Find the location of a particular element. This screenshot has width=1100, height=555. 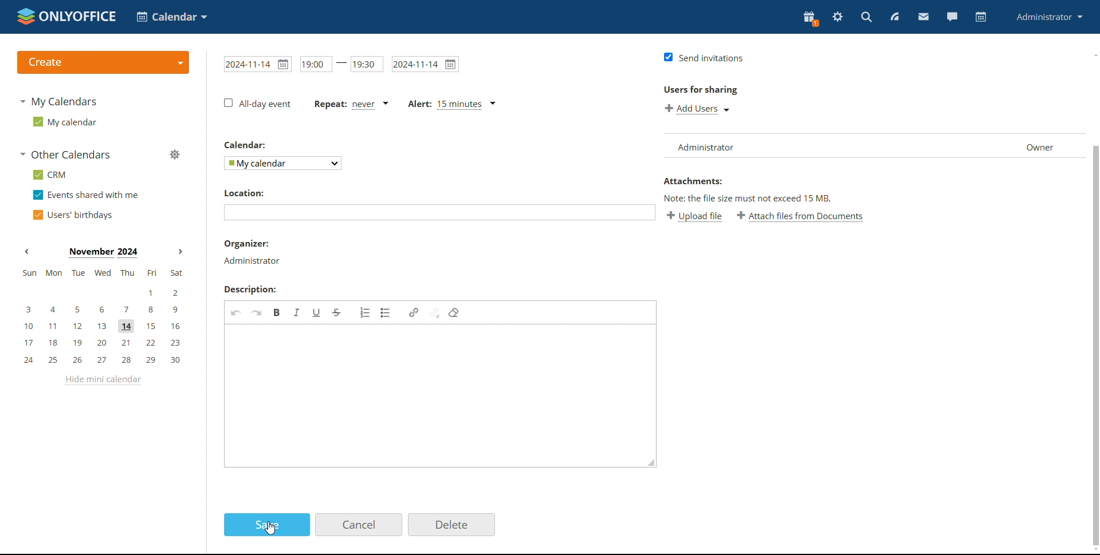

underline is located at coordinates (316, 311).